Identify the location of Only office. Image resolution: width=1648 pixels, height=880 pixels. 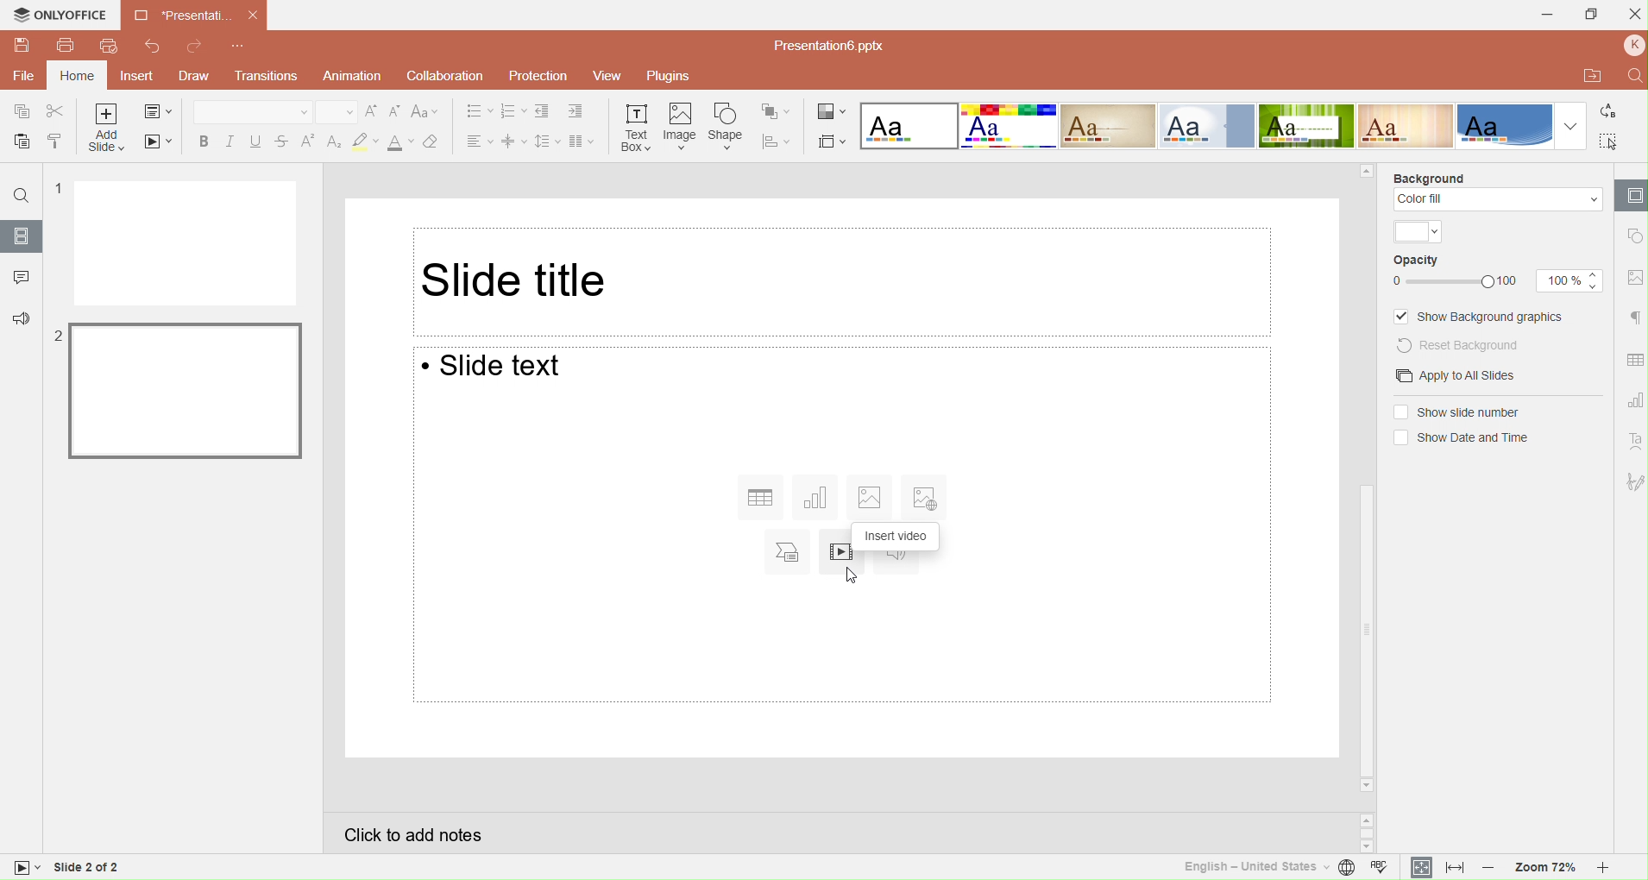
(59, 16).